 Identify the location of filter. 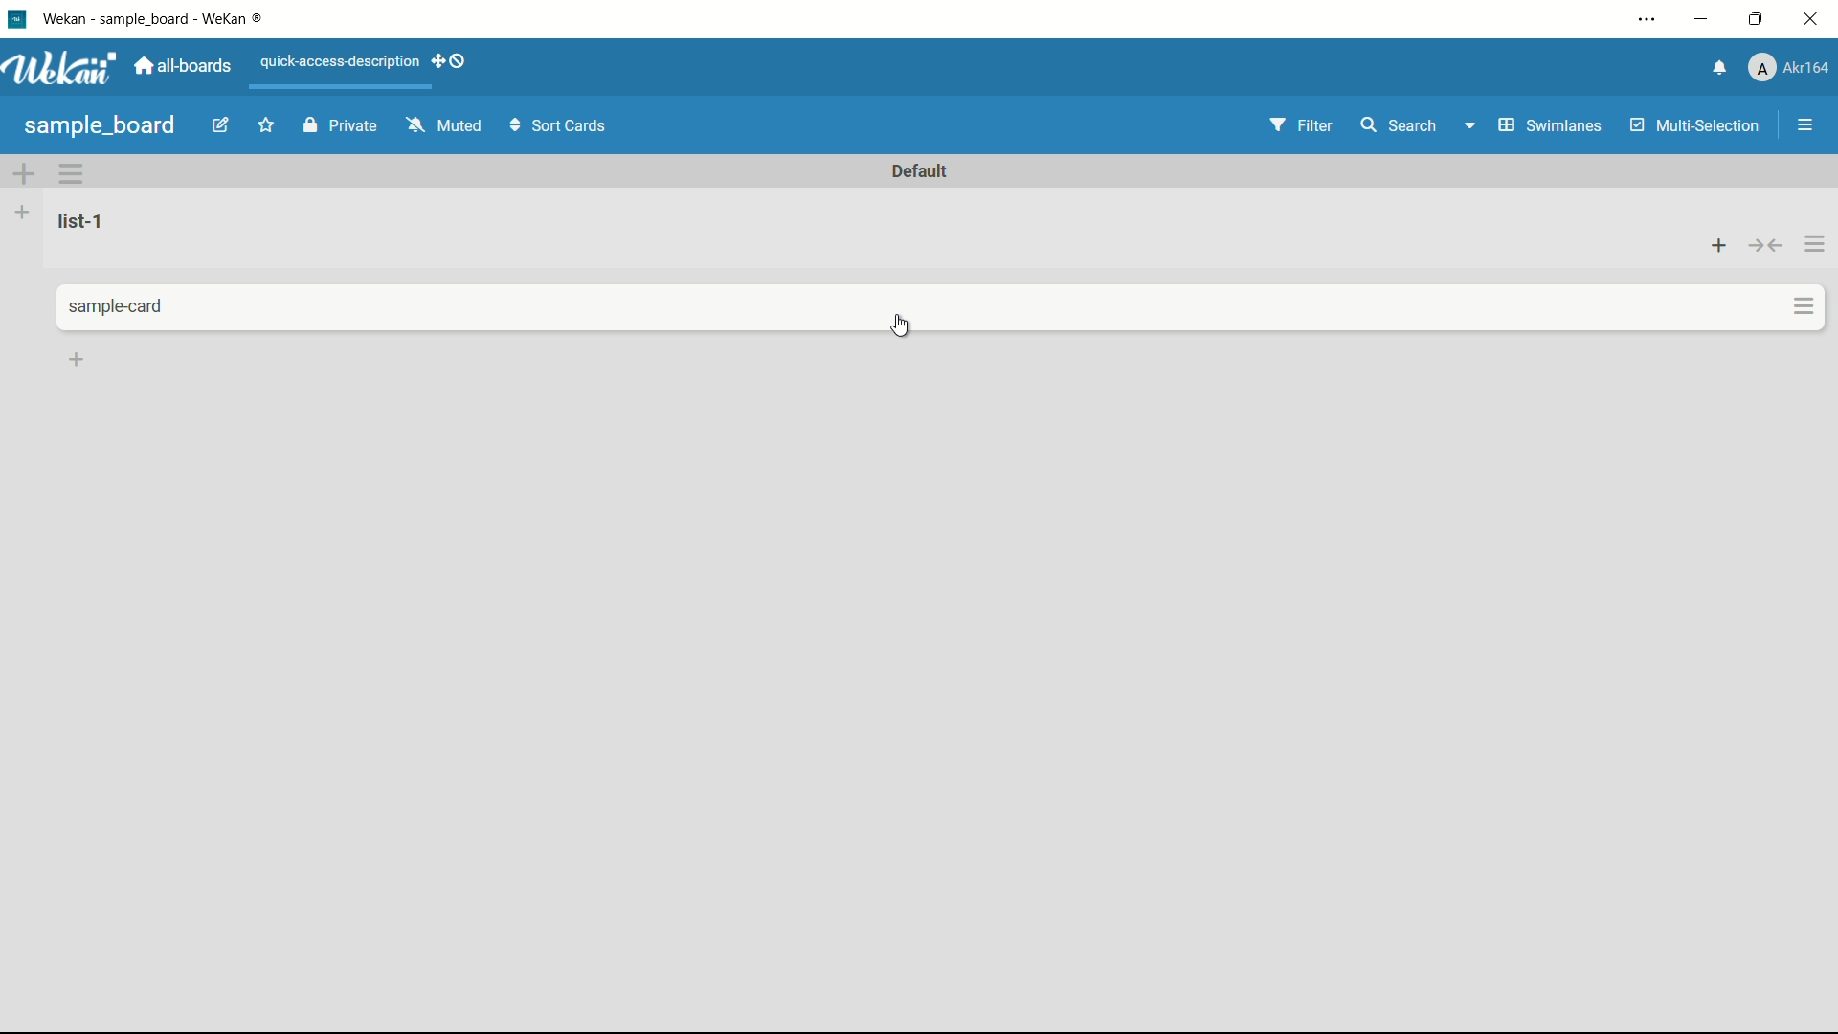
(1302, 126).